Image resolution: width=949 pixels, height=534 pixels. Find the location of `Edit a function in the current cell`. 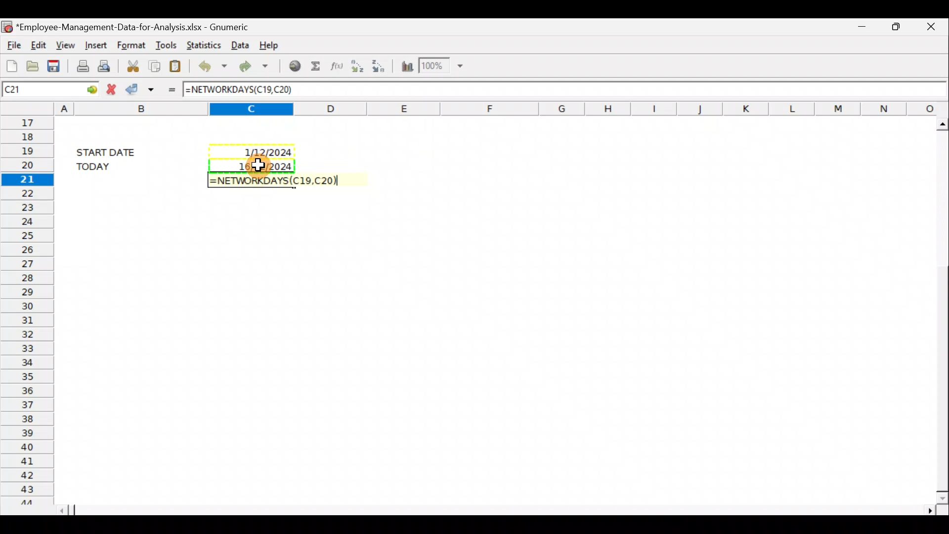

Edit a function in the current cell is located at coordinates (335, 66).